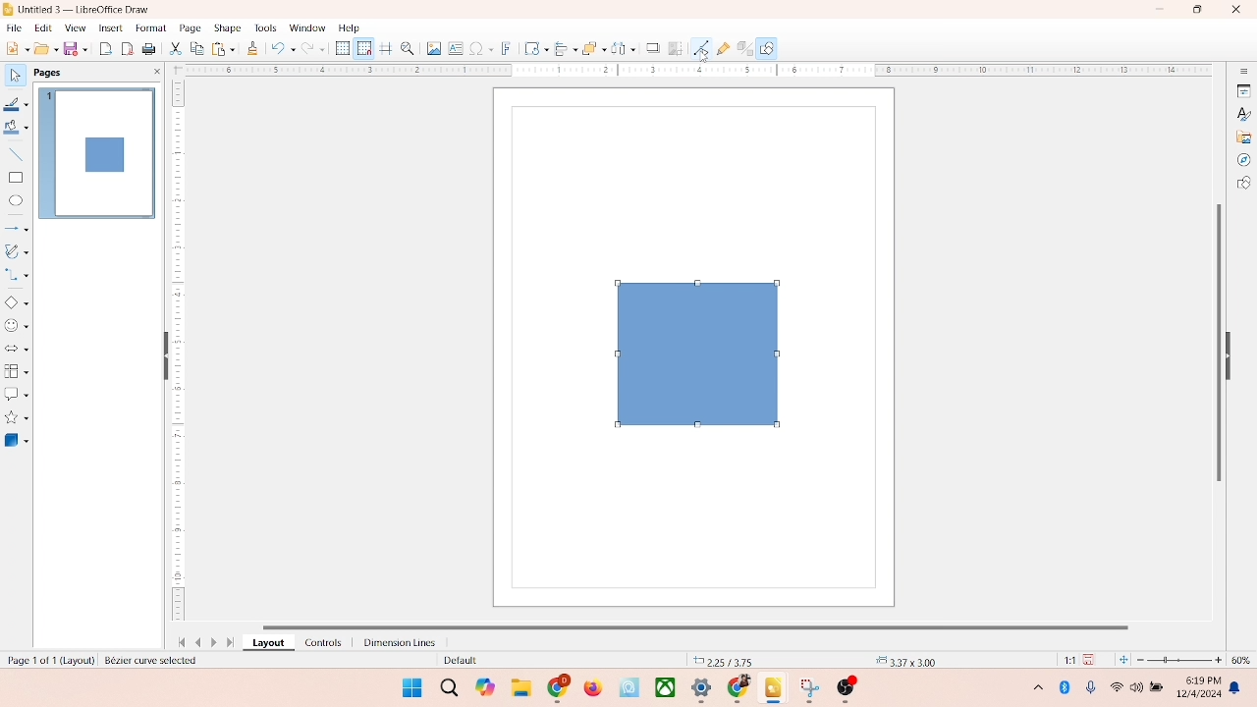 The image size is (1257, 707). Describe the element at coordinates (588, 46) in the screenshot. I see `arrange` at that location.